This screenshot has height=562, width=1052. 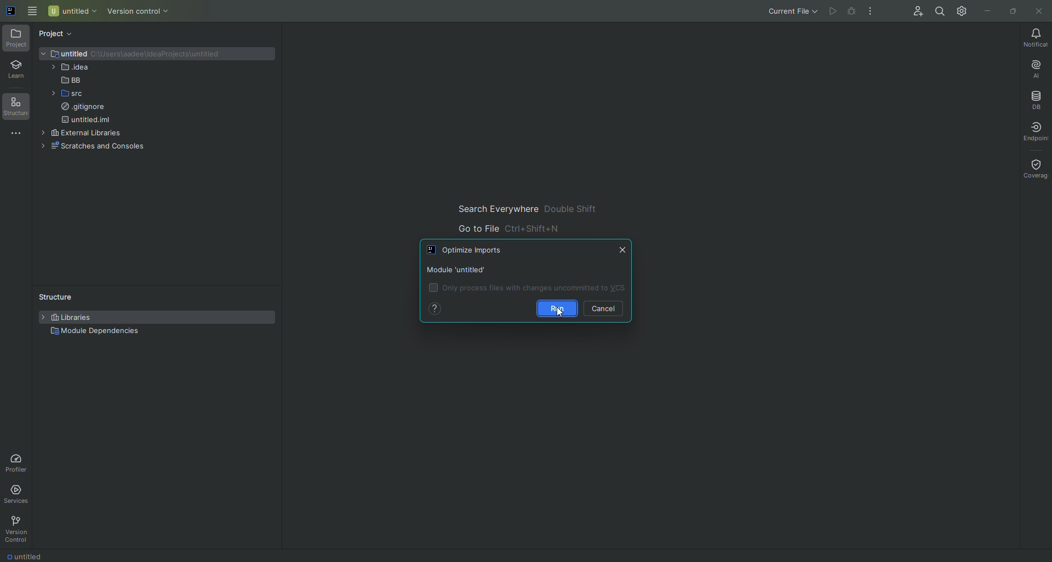 What do you see at coordinates (52, 295) in the screenshot?
I see `Structure` at bounding box center [52, 295].